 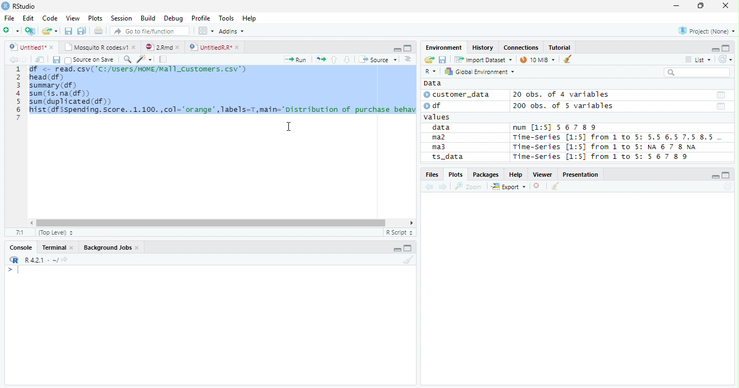 I want to click on View Current work directory, so click(x=65, y=259).